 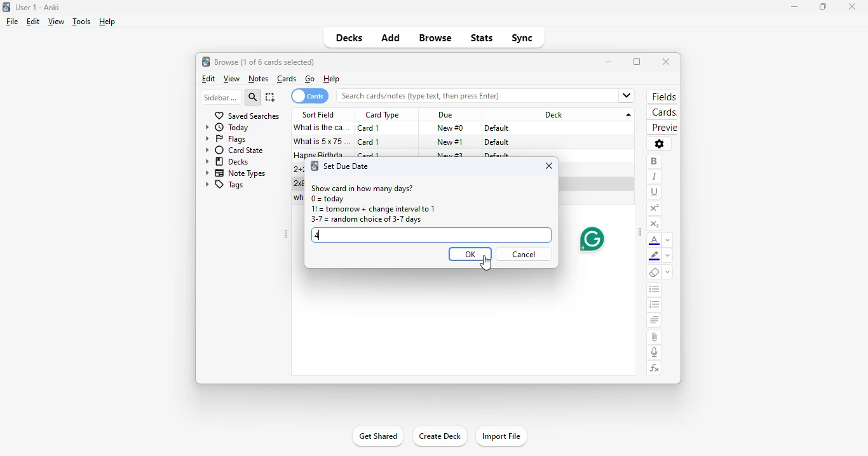 What do you see at coordinates (659, 144) in the screenshot?
I see `options` at bounding box center [659, 144].